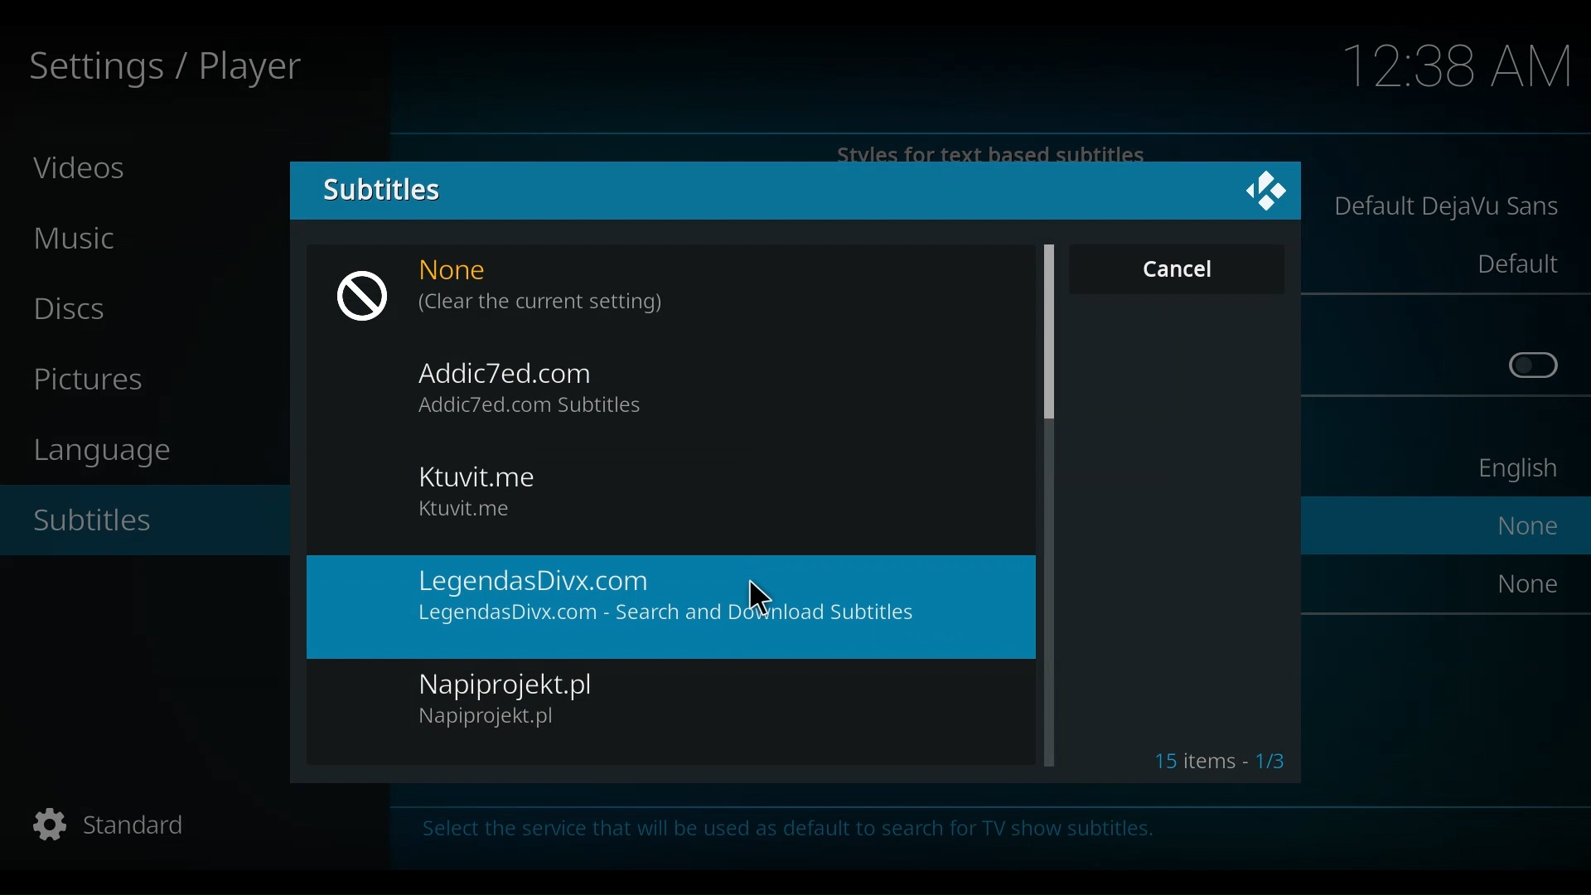 The height and width of the screenshot is (895, 1591). I want to click on Settings/player, so click(162, 69).